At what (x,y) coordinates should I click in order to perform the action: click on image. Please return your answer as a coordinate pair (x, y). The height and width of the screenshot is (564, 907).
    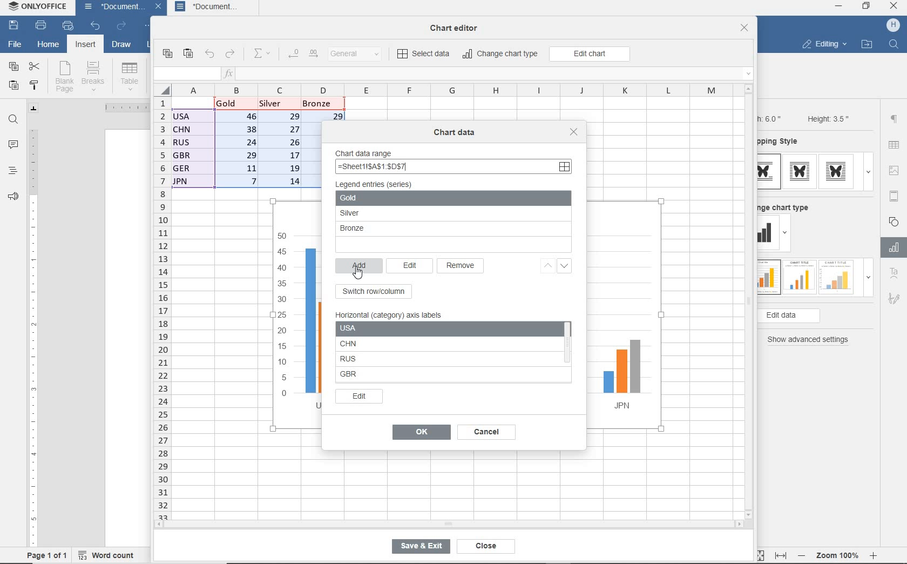
    Looking at the image, I should click on (894, 170).